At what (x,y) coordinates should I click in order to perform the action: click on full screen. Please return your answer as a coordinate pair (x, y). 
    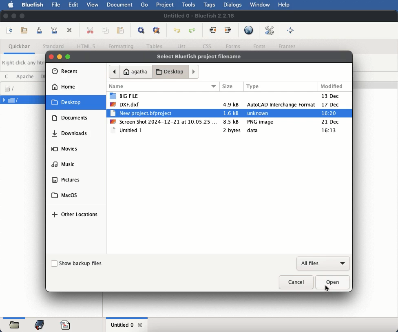
    Looking at the image, I should click on (291, 30).